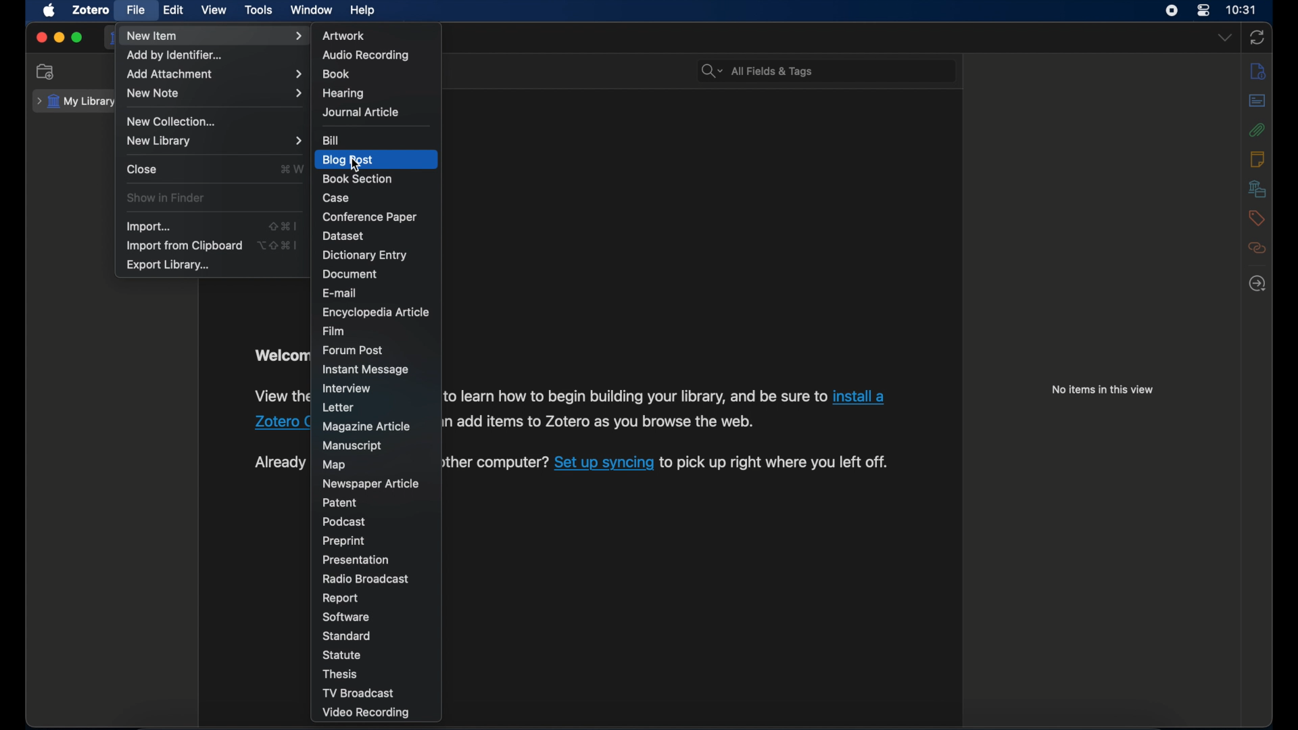 The image size is (1298, 730). What do you see at coordinates (336, 74) in the screenshot?
I see `book` at bounding box center [336, 74].